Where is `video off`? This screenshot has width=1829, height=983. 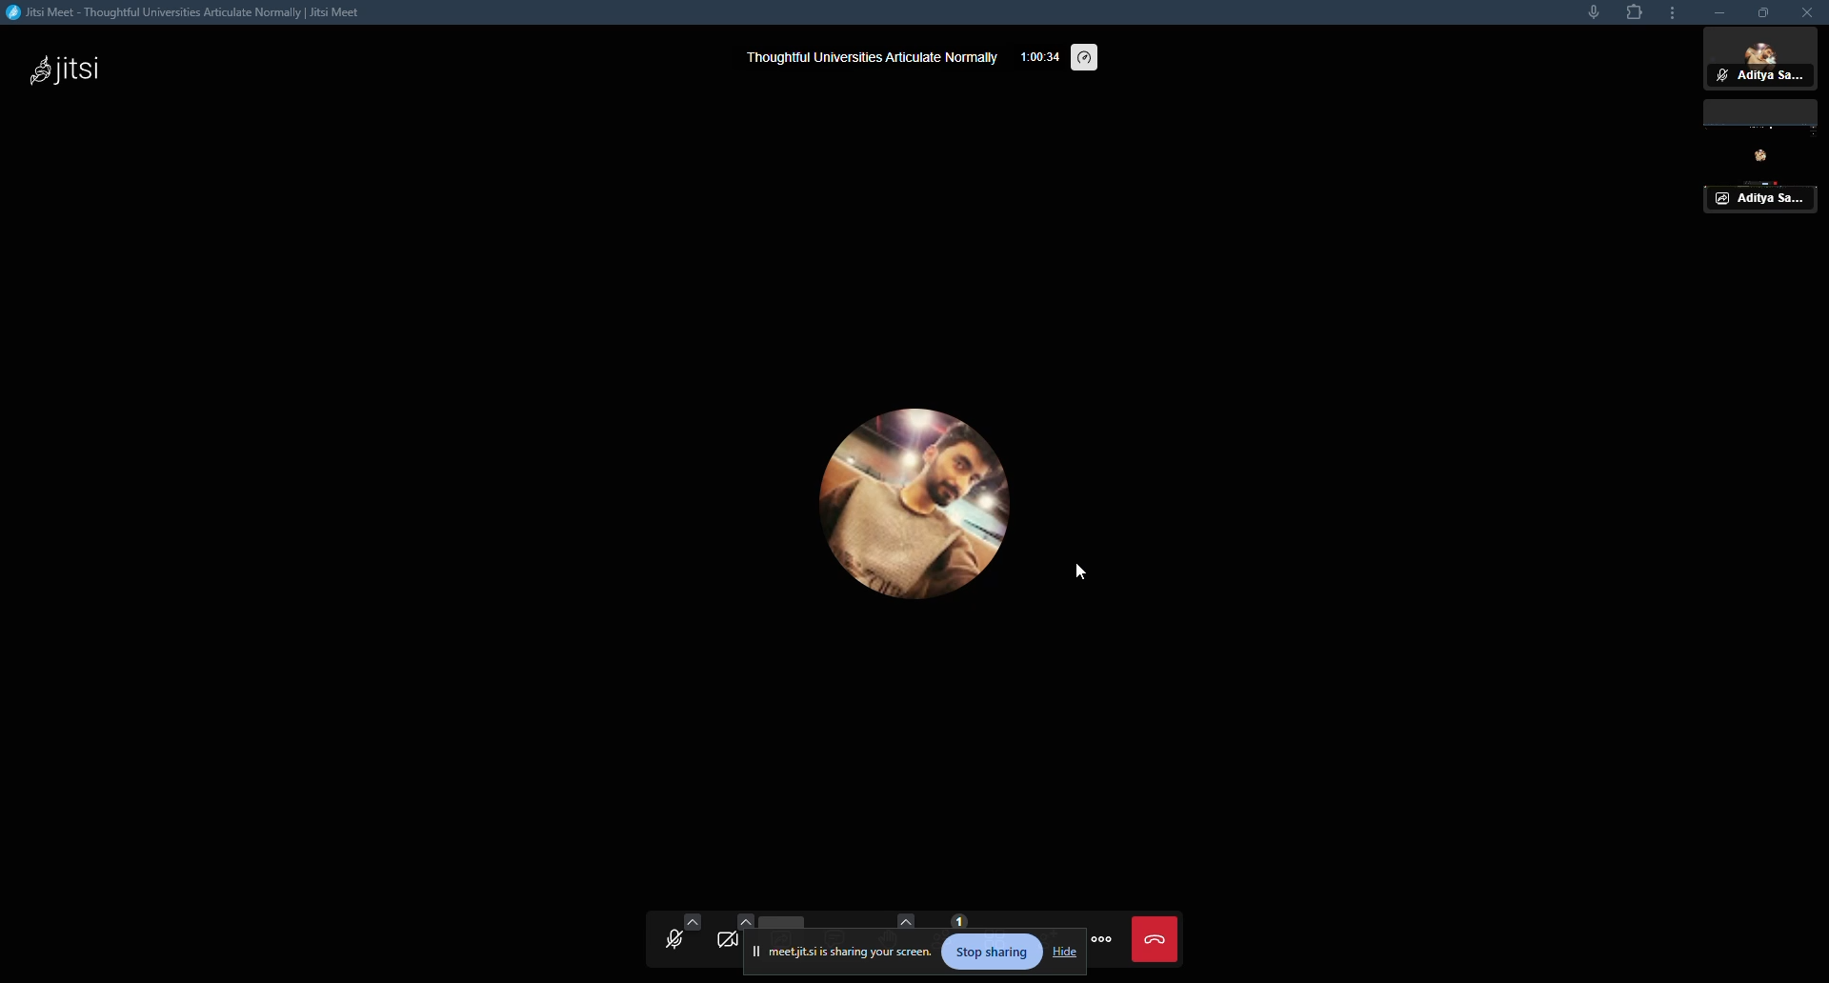 video off is located at coordinates (728, 942).